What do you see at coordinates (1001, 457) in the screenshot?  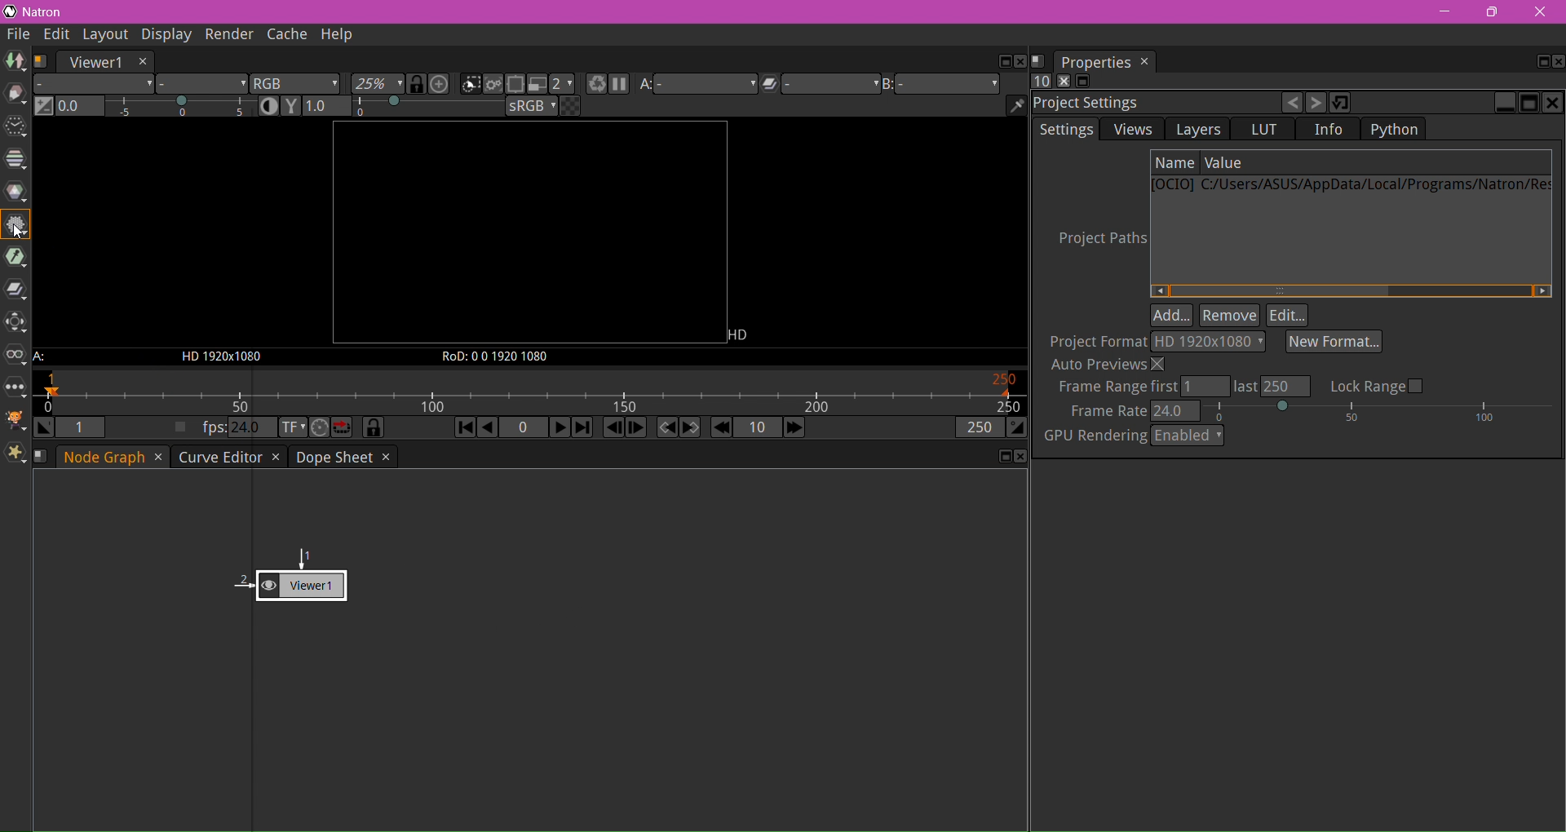 I see `Float pane` at bounding box center [1001, 457].